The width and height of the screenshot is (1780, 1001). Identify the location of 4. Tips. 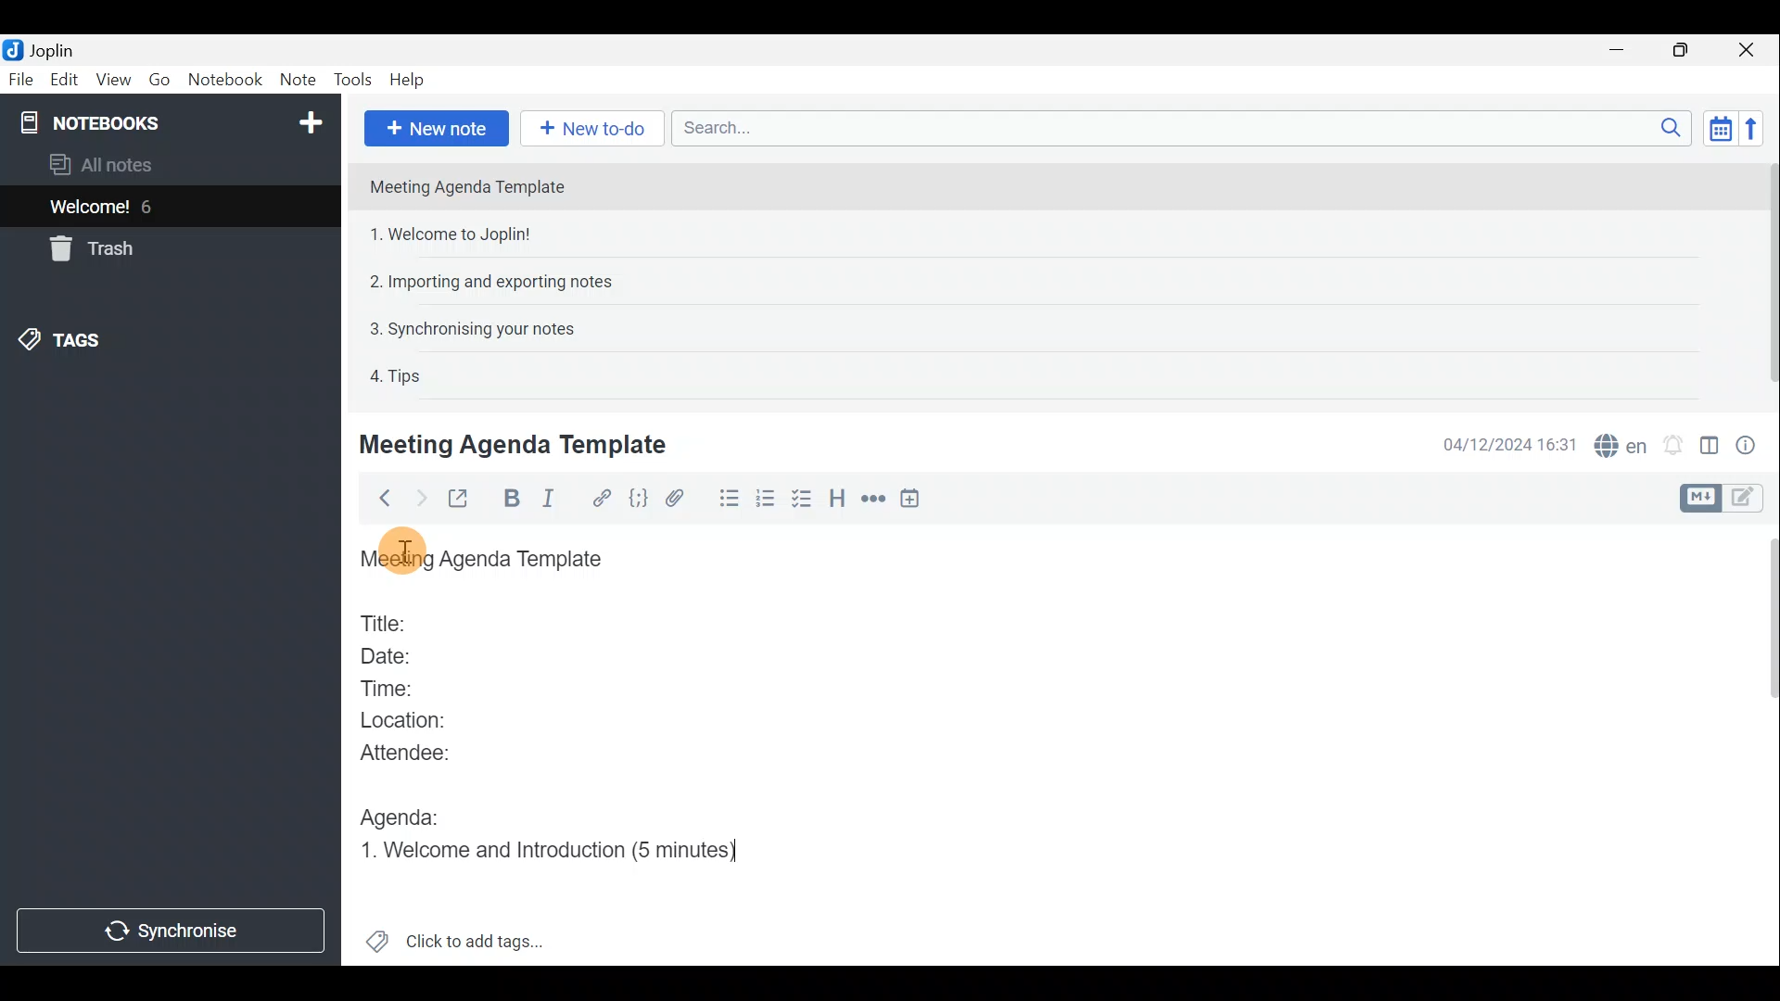
(397, 375).